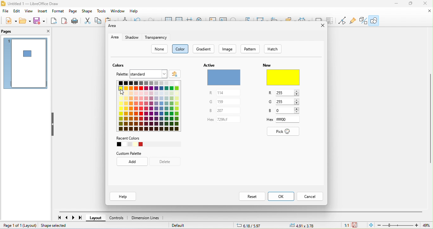 This screenshot has height=229, width=433. I want to click on open, so click(26, 20).